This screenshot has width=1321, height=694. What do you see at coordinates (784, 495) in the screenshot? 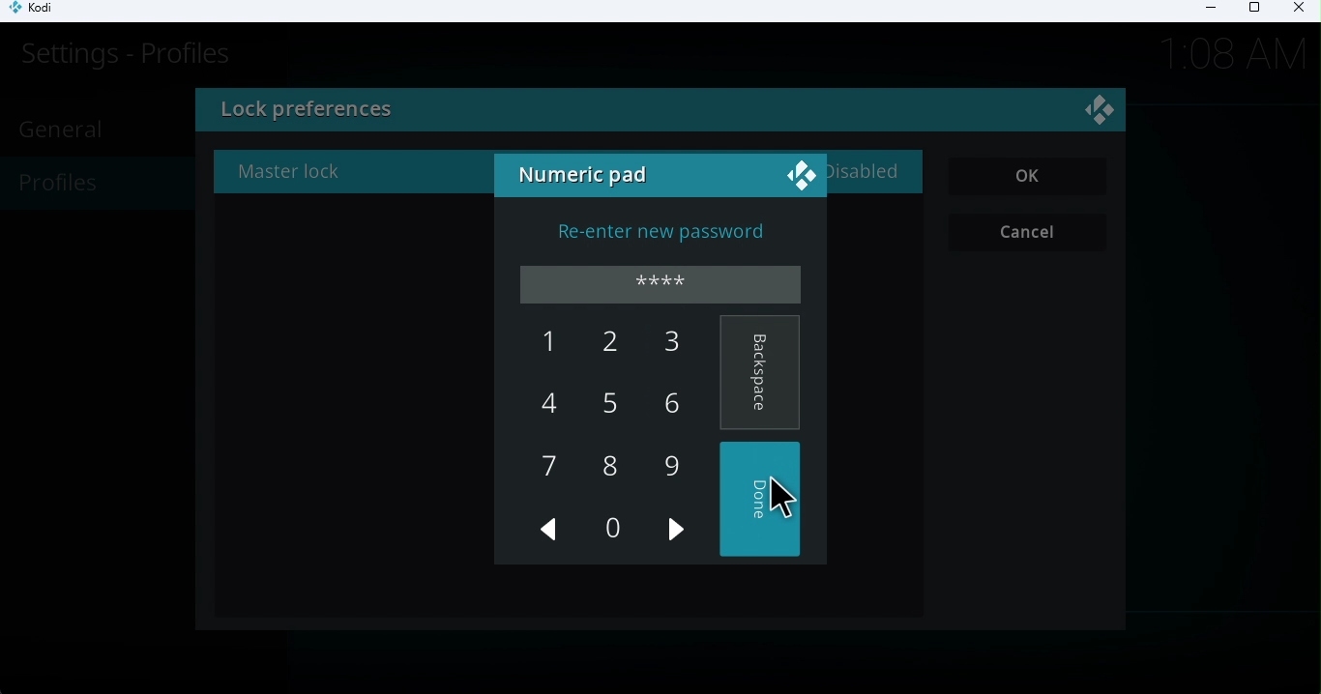
I see `cursor` at bounding box center [784, 495].